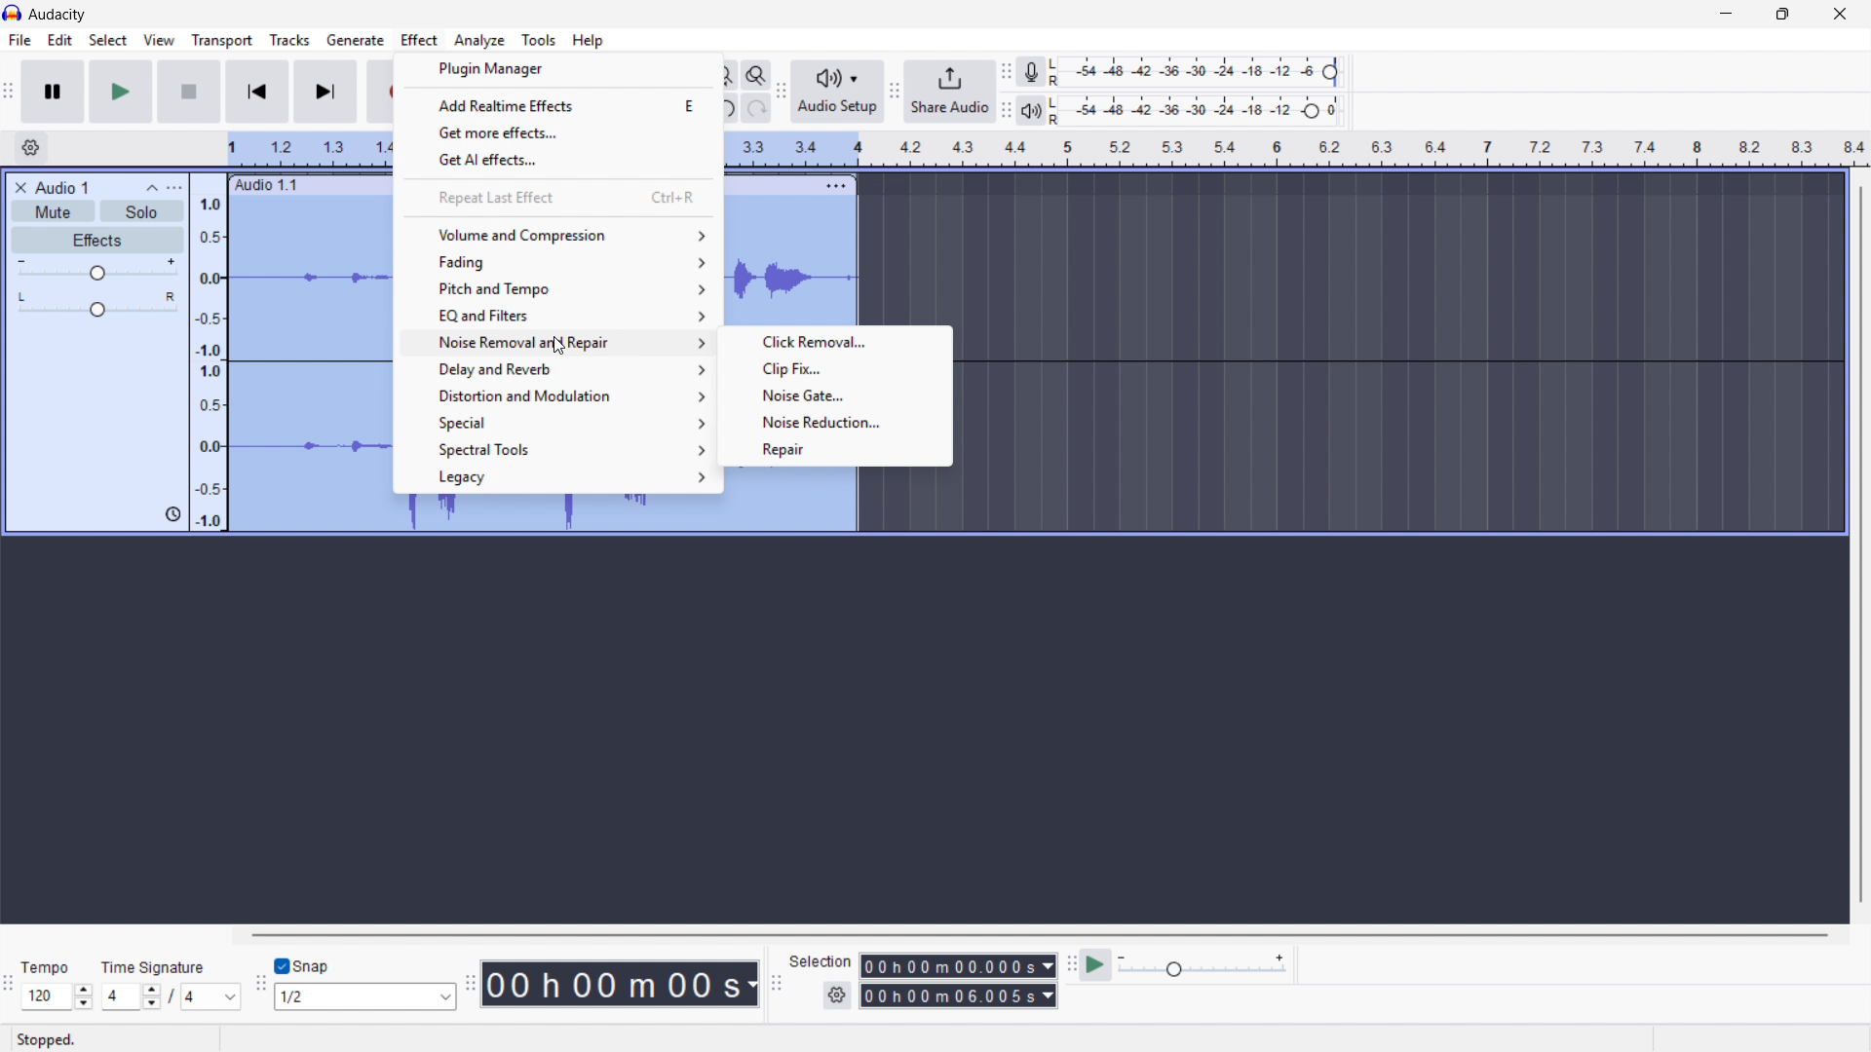 The image size is (1871, 1052). What do you see at coordinates (303, 967) in the screenshot?
I see `Toggle snap` at bounding box center [303, 967].